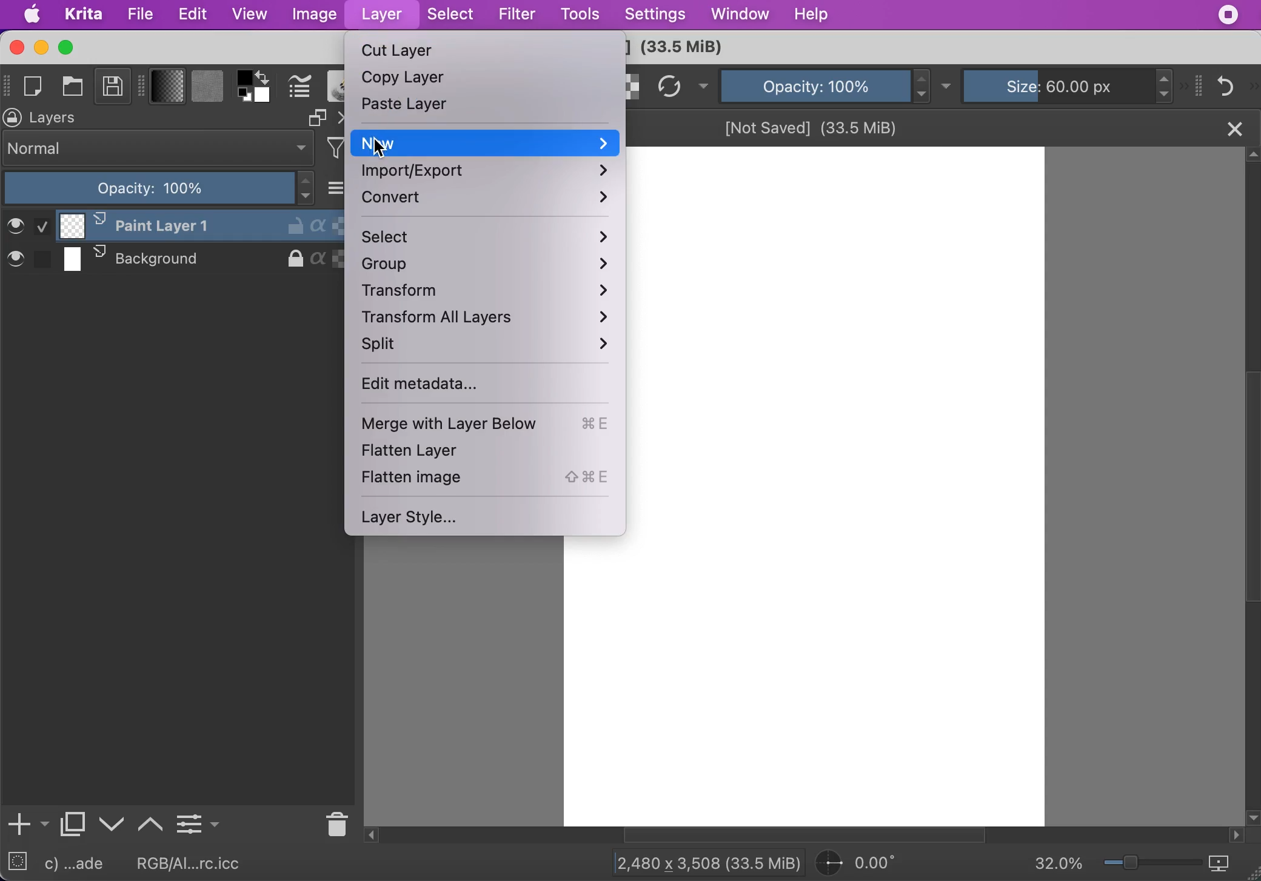 The image size is (1261, 881). Describe the element at coordinates (266, 76) in the screenshot. I see `swap foreground and background colors` at that location.